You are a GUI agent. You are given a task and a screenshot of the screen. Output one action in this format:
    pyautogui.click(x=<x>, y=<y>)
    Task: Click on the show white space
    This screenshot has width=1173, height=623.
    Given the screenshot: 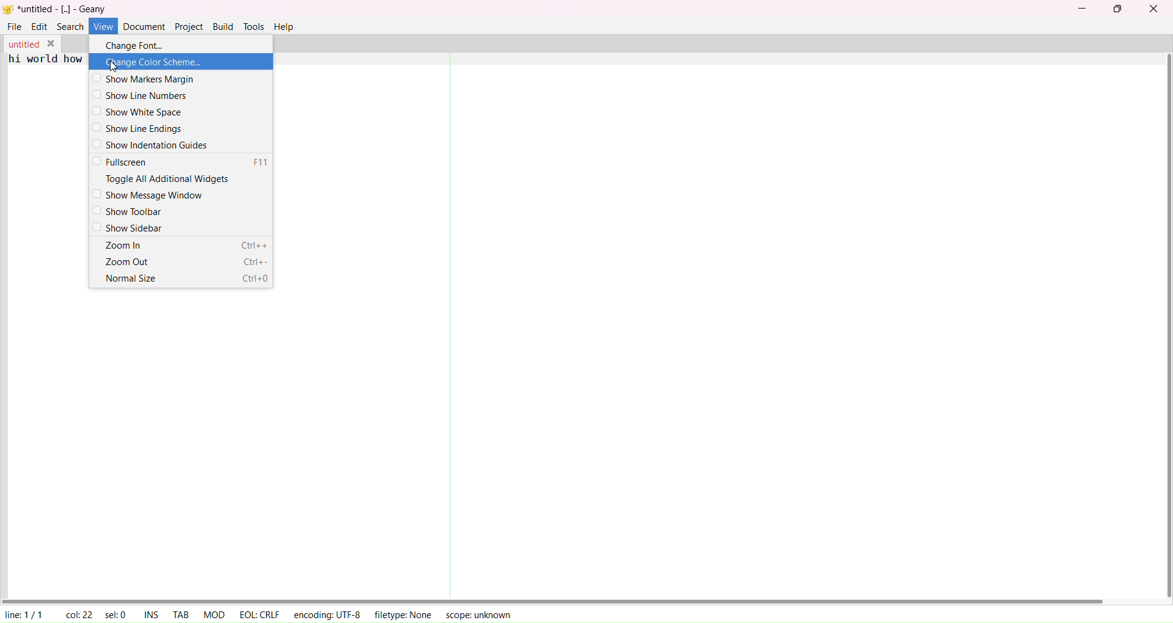 What is the action you would take?
    pyautogui.click(x=139, y=112)
    